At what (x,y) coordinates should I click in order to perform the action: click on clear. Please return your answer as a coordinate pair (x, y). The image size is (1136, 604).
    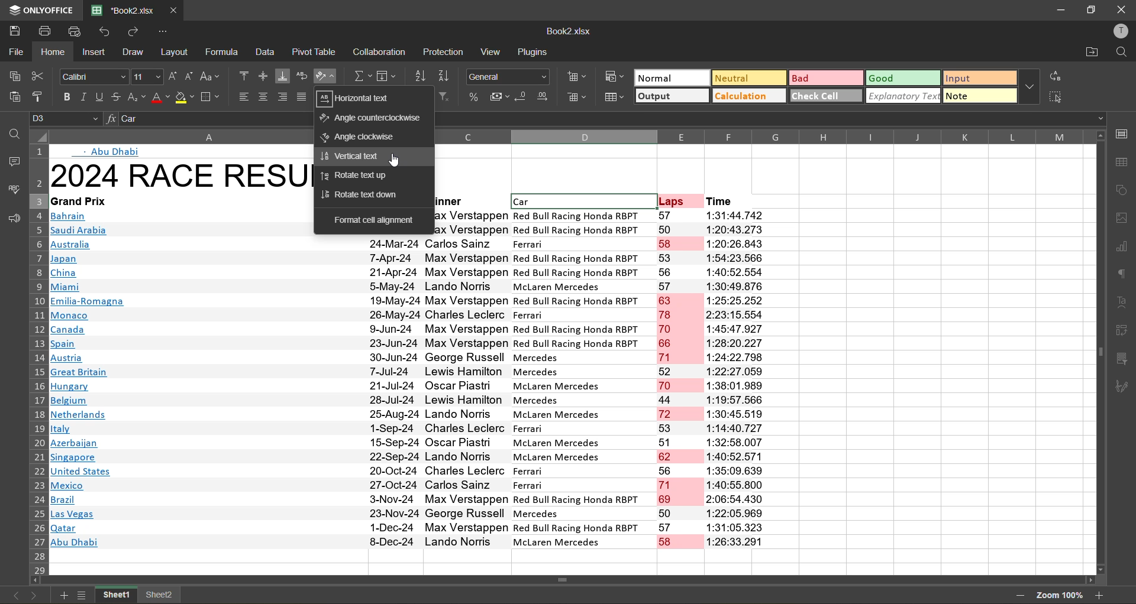
    Looking at the image, I should click on (445, 97).